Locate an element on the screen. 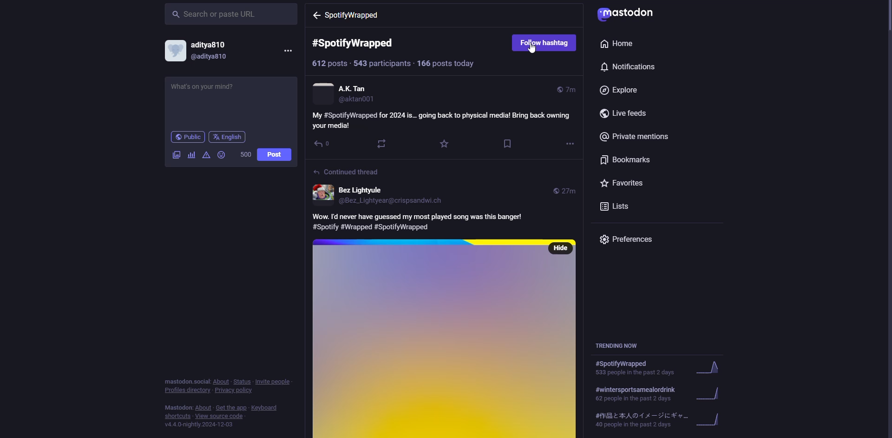 This screenshot has height=438, width=892. post is located at coordinates (274, 154).